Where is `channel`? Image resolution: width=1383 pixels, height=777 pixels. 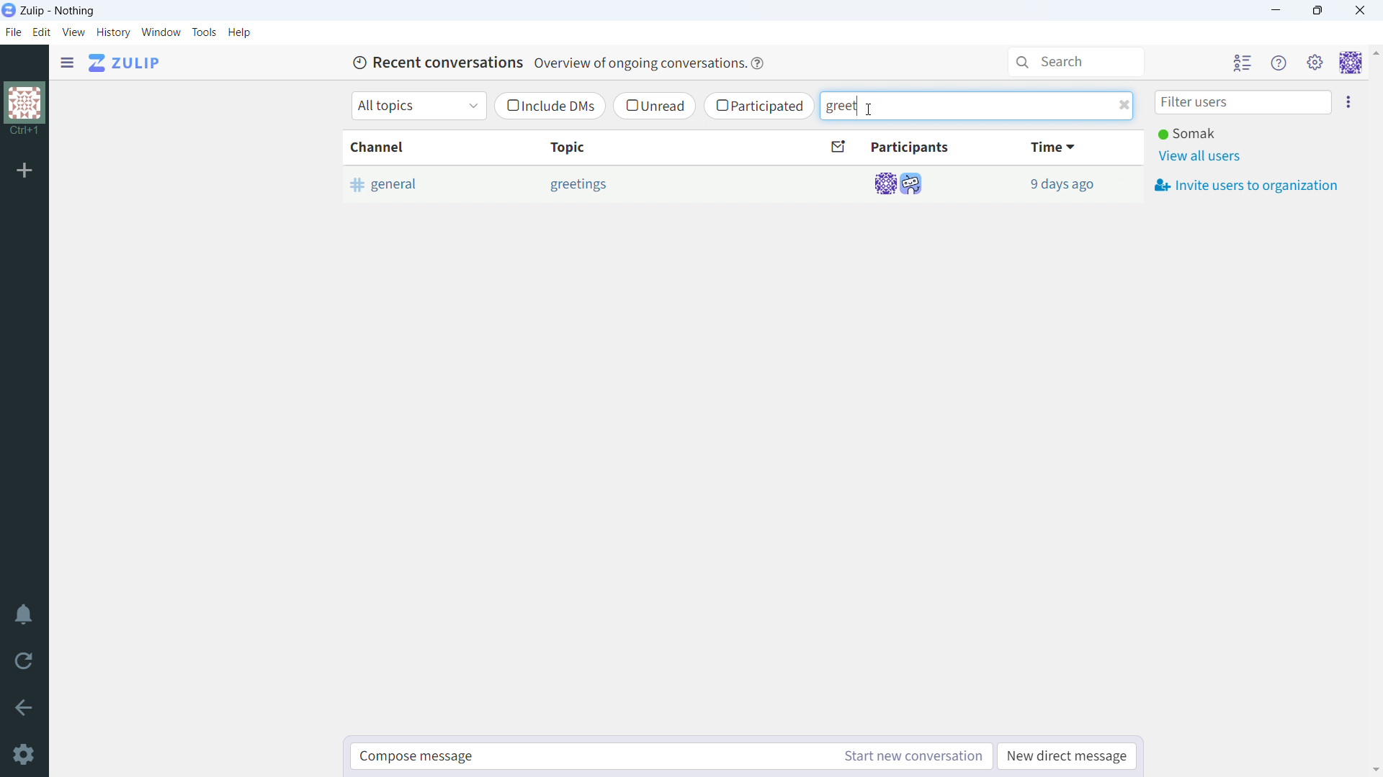 channel is located at coordinates (416, 147).